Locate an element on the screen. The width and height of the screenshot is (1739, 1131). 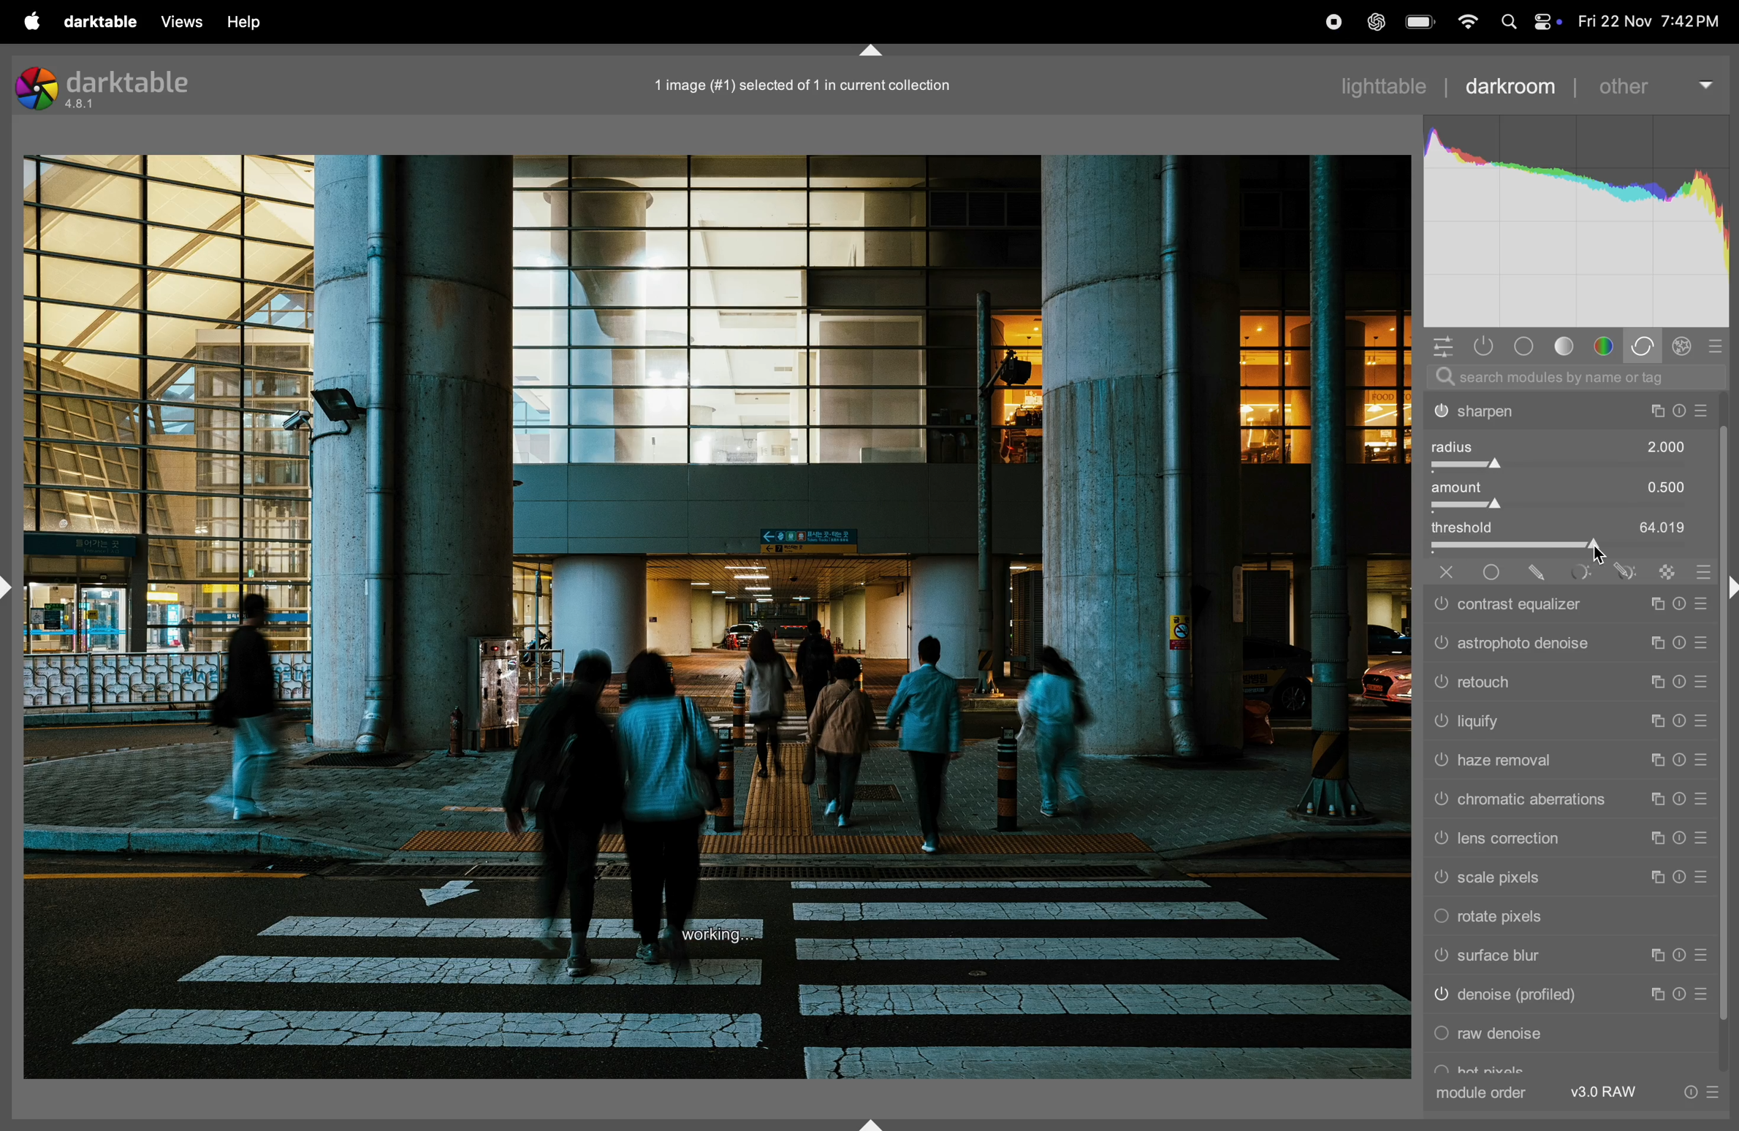
apple widgets is located at coordinates (1547, 22).